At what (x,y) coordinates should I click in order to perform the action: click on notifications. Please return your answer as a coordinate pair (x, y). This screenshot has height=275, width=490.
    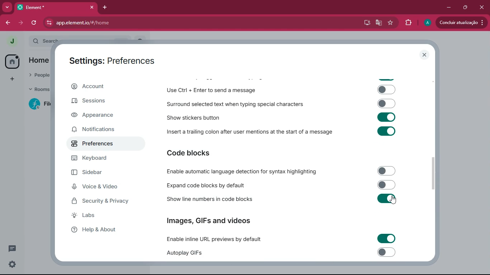
    Looking at the image, I should click on (99, 130).